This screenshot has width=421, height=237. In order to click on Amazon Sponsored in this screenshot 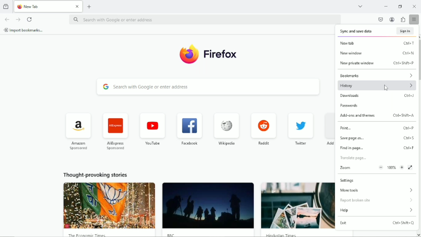, I will do `click(79, 131)`.